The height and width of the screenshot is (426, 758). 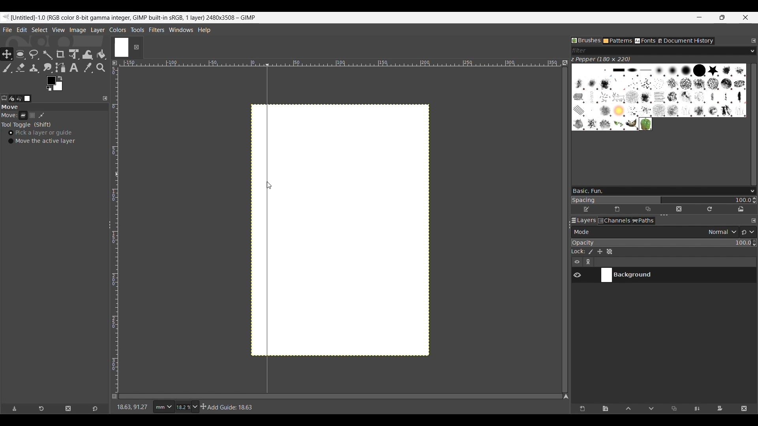 What do you see at coordinates (600, 60) in the screenshot?
I see `Name of current brush and its dimension` at bounding box center [600, 60].